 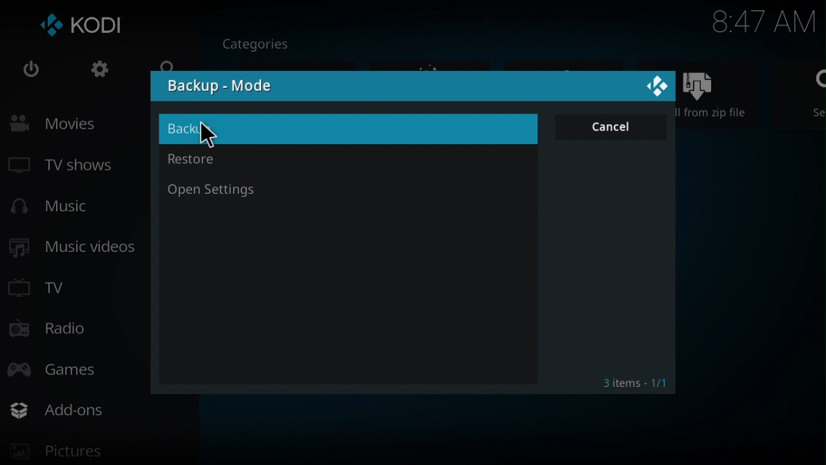 I want to click on cursor, so click(x=208, y=136).